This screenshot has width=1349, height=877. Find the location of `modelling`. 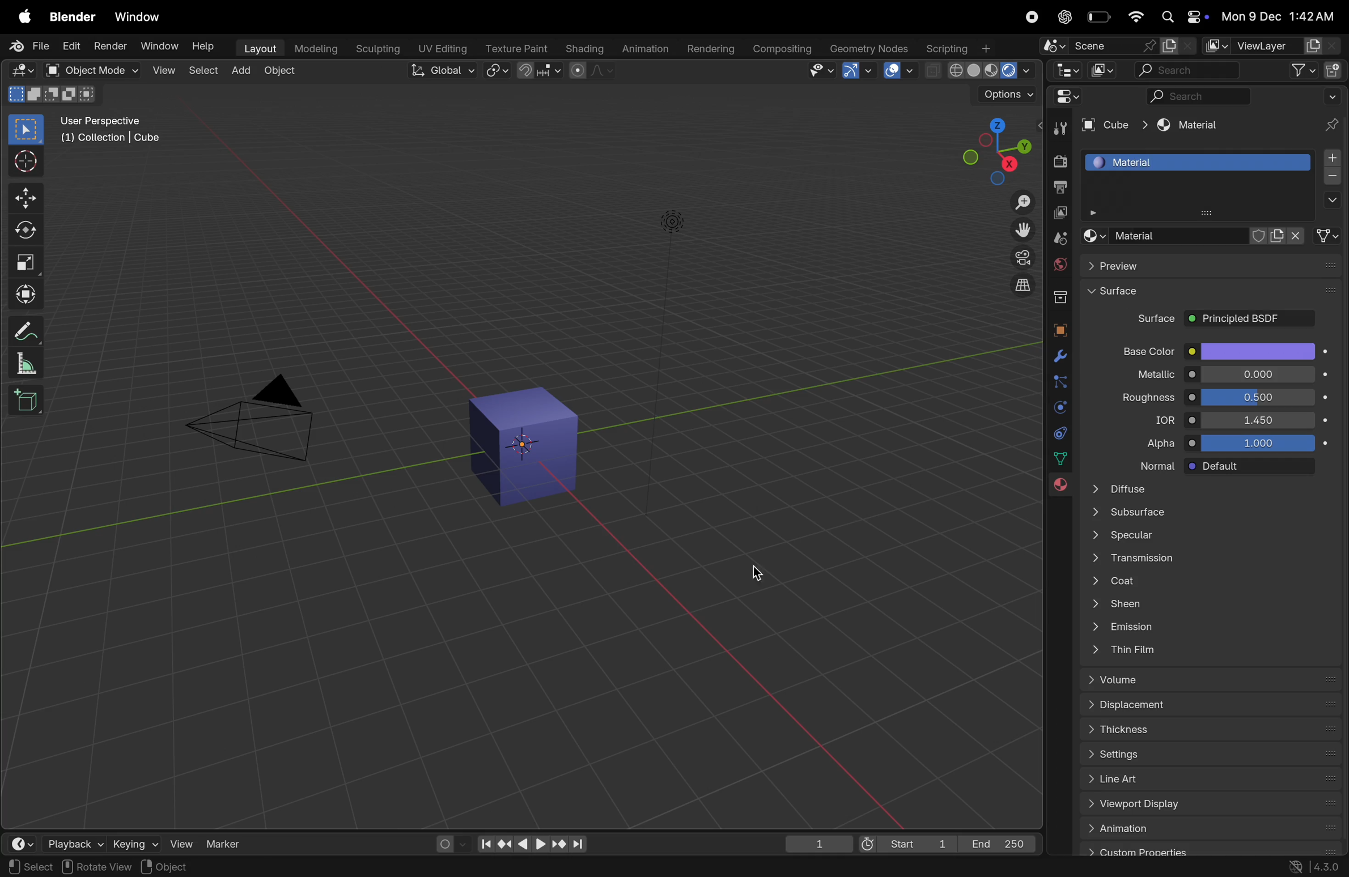

modelling is located at coordinates (317, 49).